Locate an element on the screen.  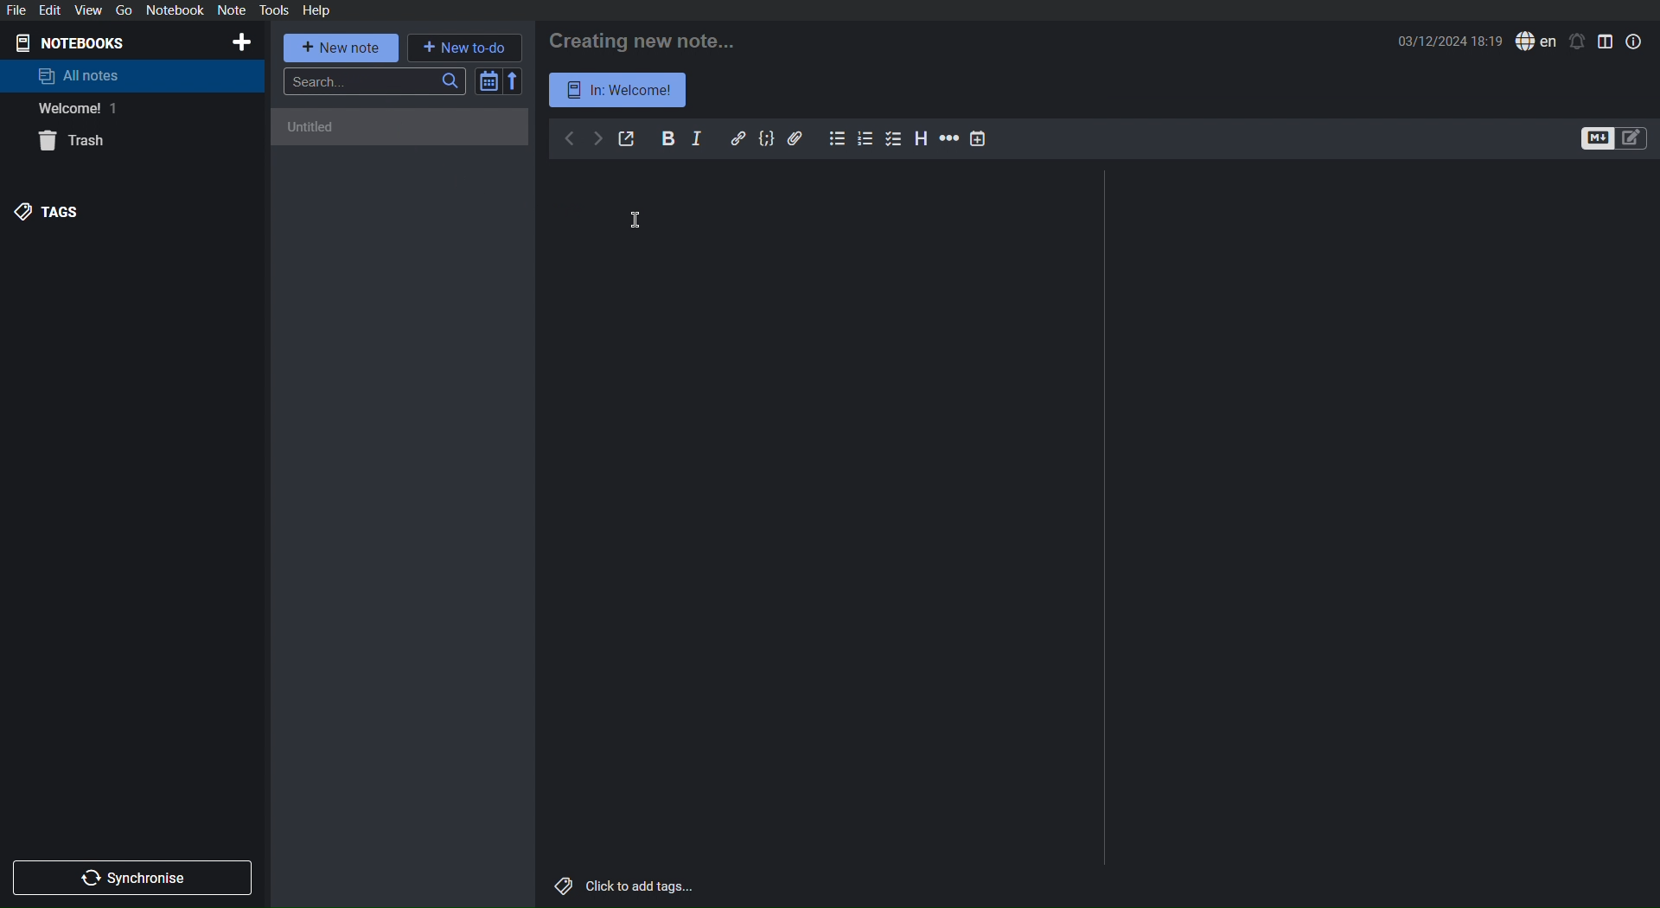
Notifications is located at coordinates (1577, 42).